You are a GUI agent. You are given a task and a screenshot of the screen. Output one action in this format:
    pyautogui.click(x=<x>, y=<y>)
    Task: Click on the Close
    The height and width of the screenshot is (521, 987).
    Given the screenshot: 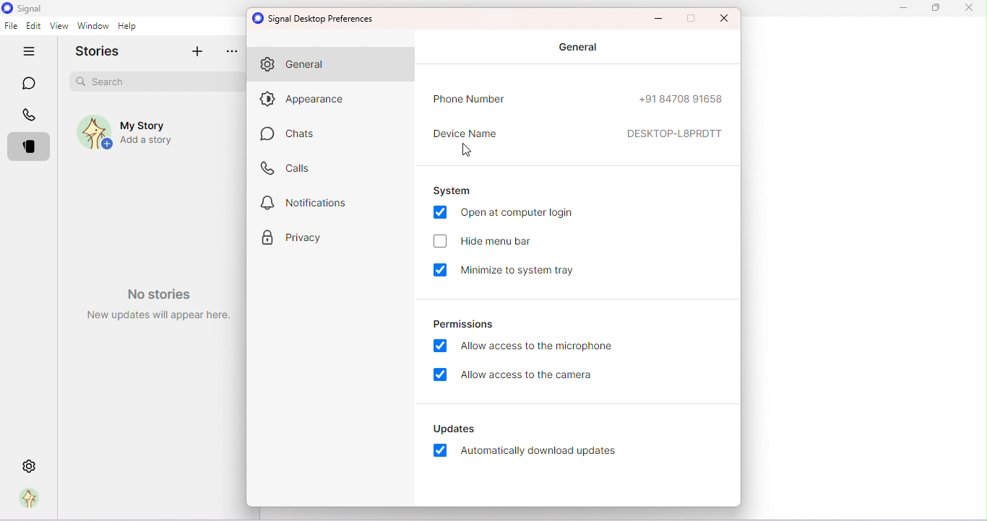 What is the action you would take?
    pyautogui.click(x=967, y=9)
    